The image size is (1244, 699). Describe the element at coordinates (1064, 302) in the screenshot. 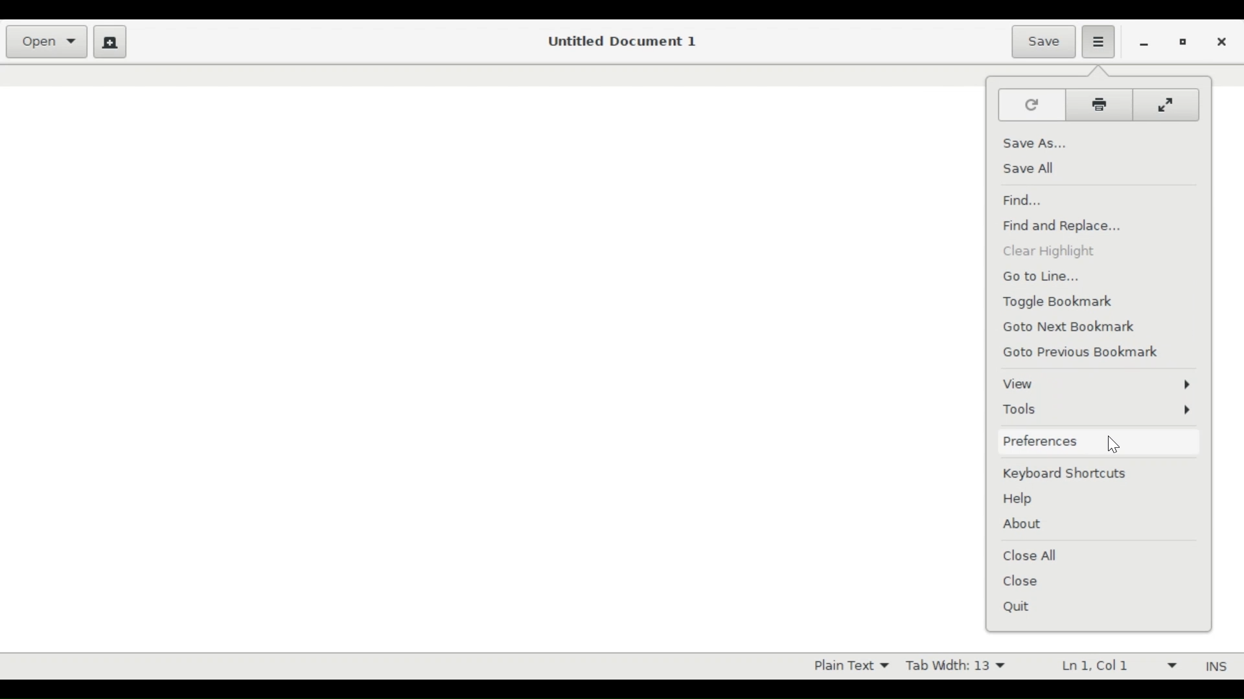

I see `Toggle Bookmark` at that location.